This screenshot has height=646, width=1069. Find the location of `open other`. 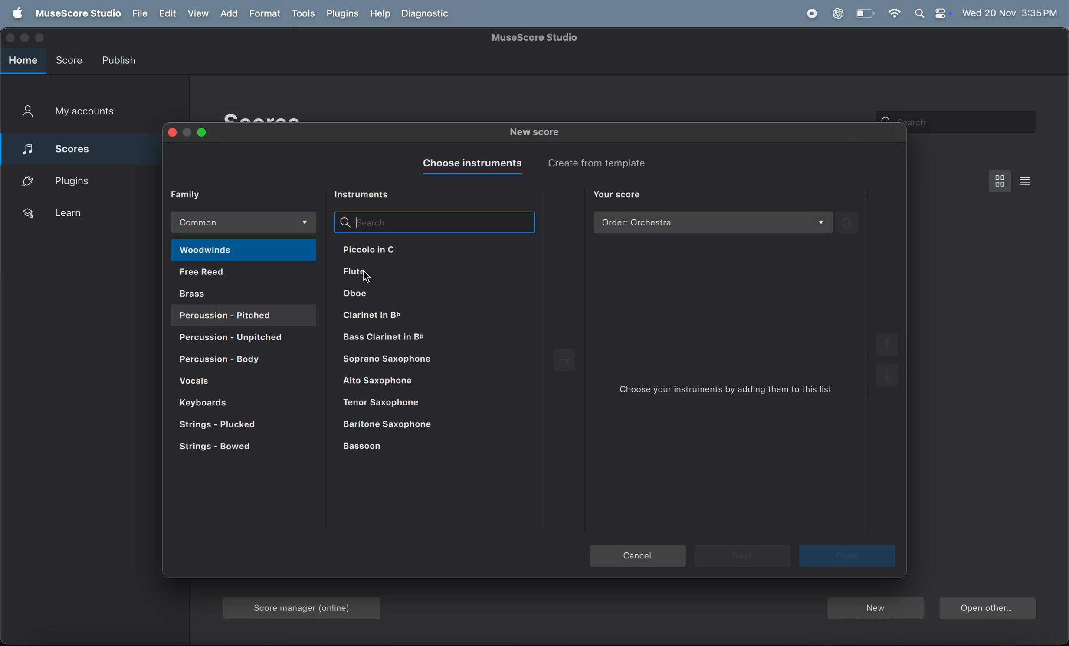

open other is located at coordinates (987, 610).